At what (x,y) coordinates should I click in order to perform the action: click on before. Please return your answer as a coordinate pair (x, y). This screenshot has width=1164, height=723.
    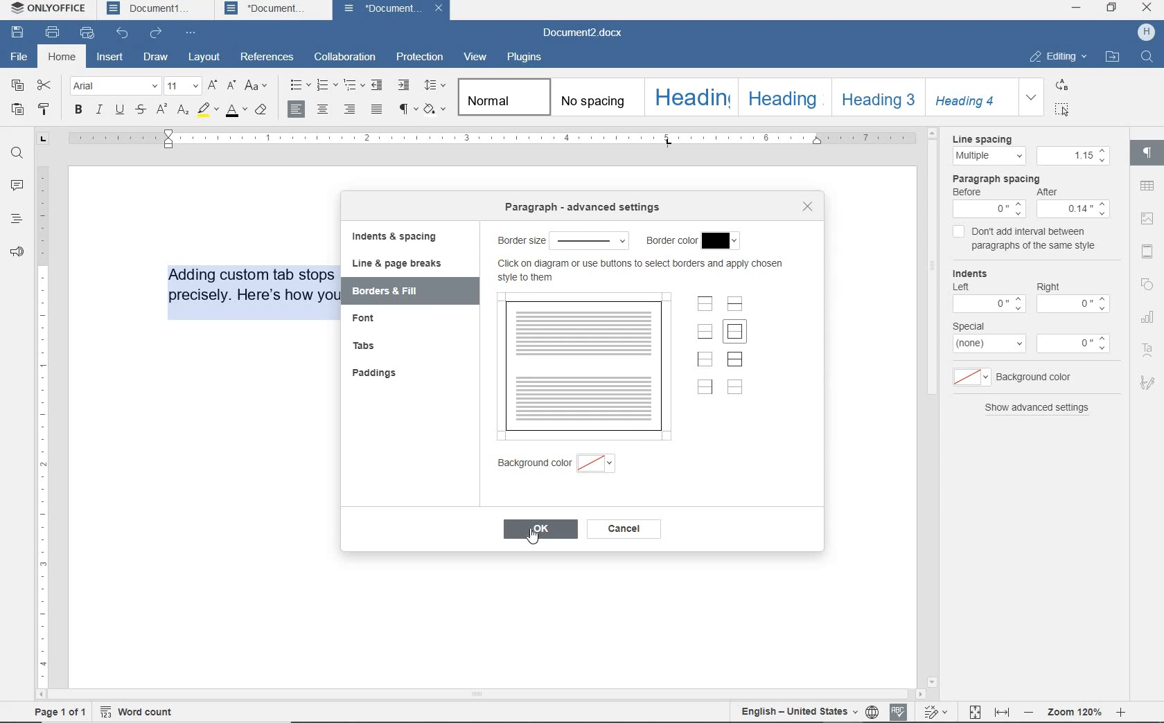
    Looking at the image, I should click on (973, 192).